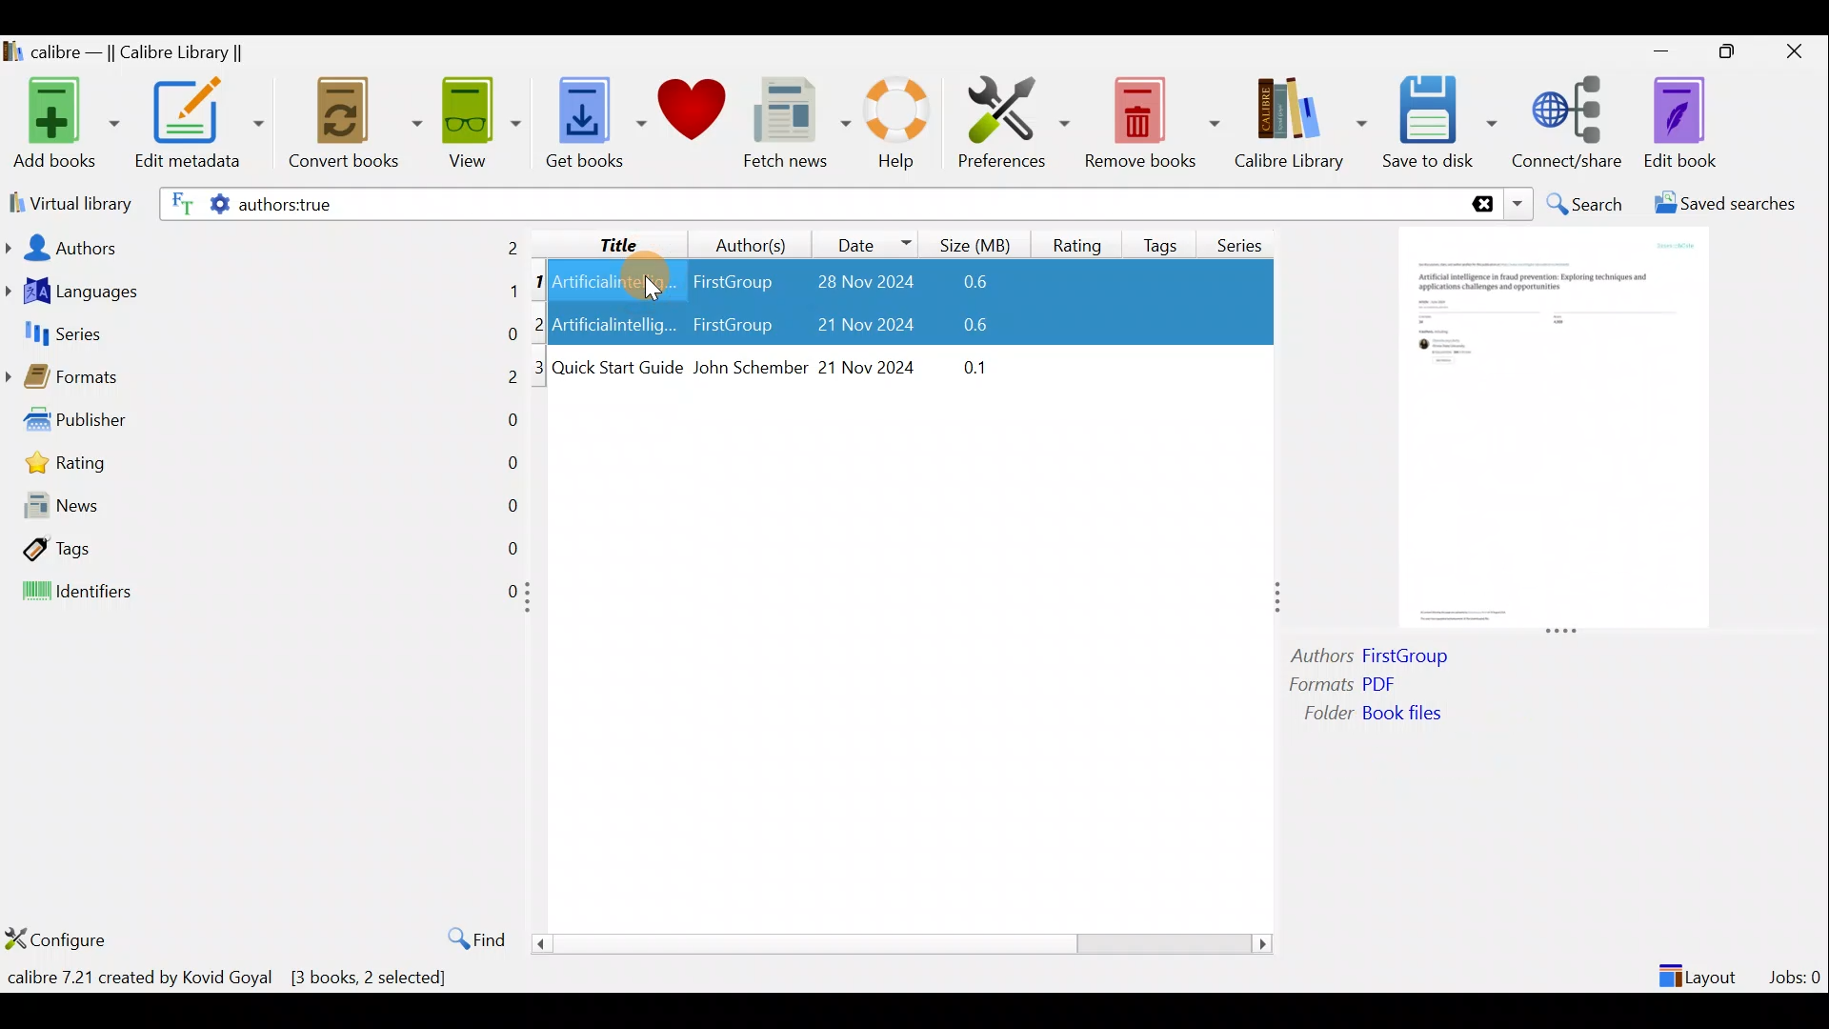  What do you see at coordinates (1799, 50) in the screenshot?
I see `Close` at bounding box center [1799, 50].